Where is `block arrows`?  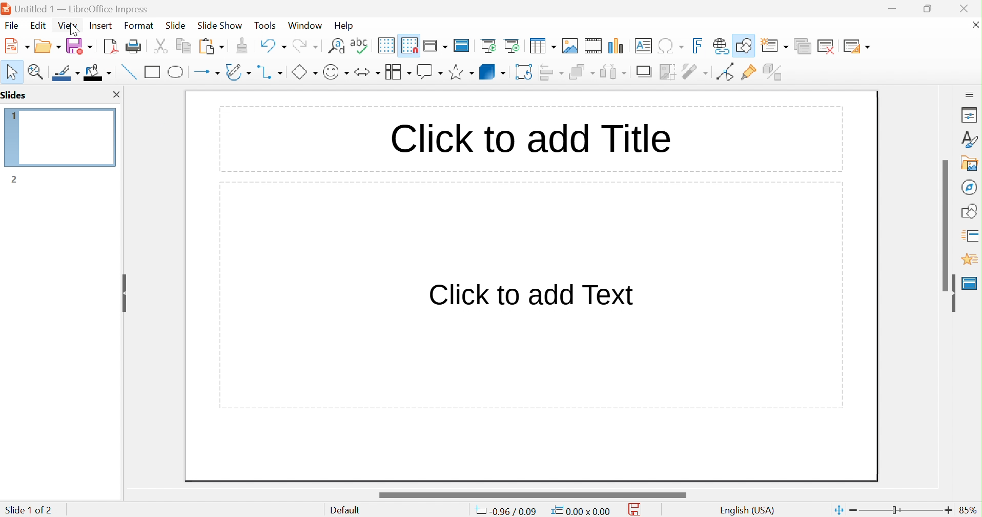 block arrows is located at coordinates (367, 72).